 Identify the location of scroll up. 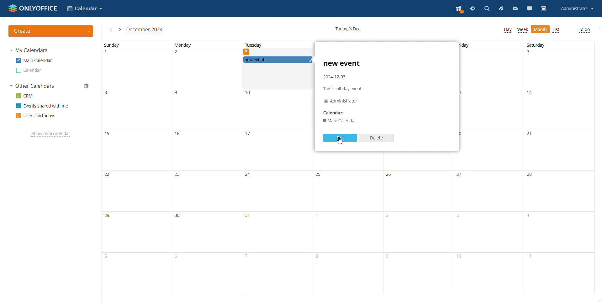
(598, 28).